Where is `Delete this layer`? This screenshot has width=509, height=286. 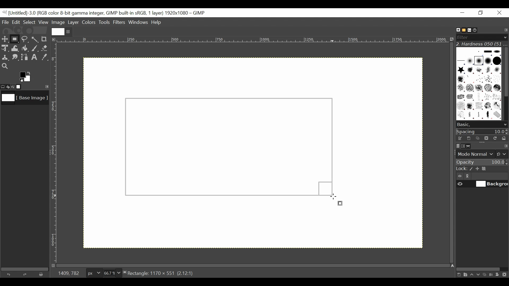
Delete this layer is located at coordinates (506, 275).